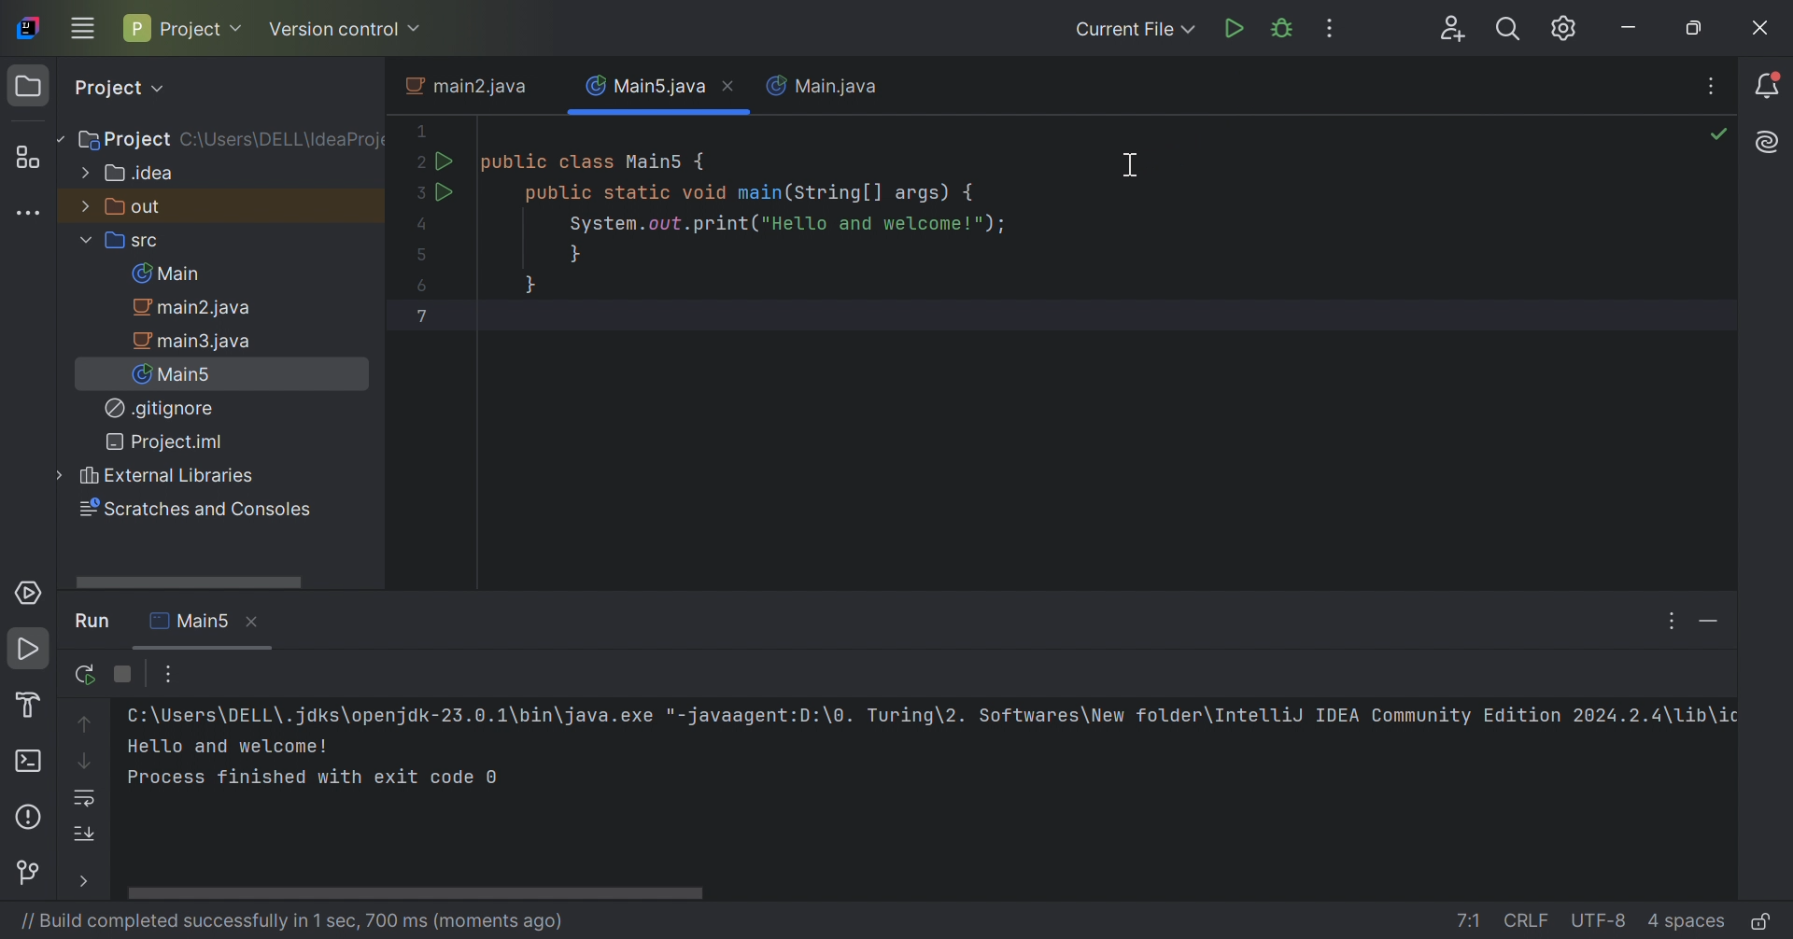  I want to click on Close, so click(252, 623).